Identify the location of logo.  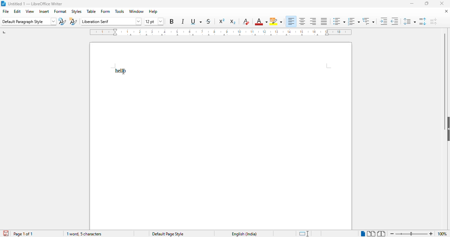
(4, 3).